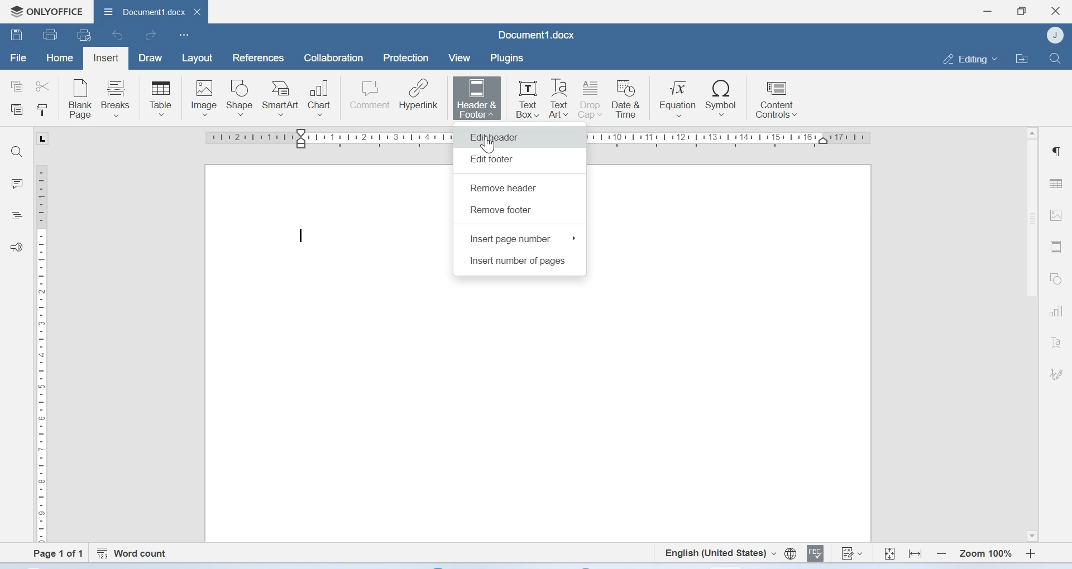 The image size is (1072, 569). Describe the element at coordinates (160, 98) in the screenshot. I see `Table` at that location.